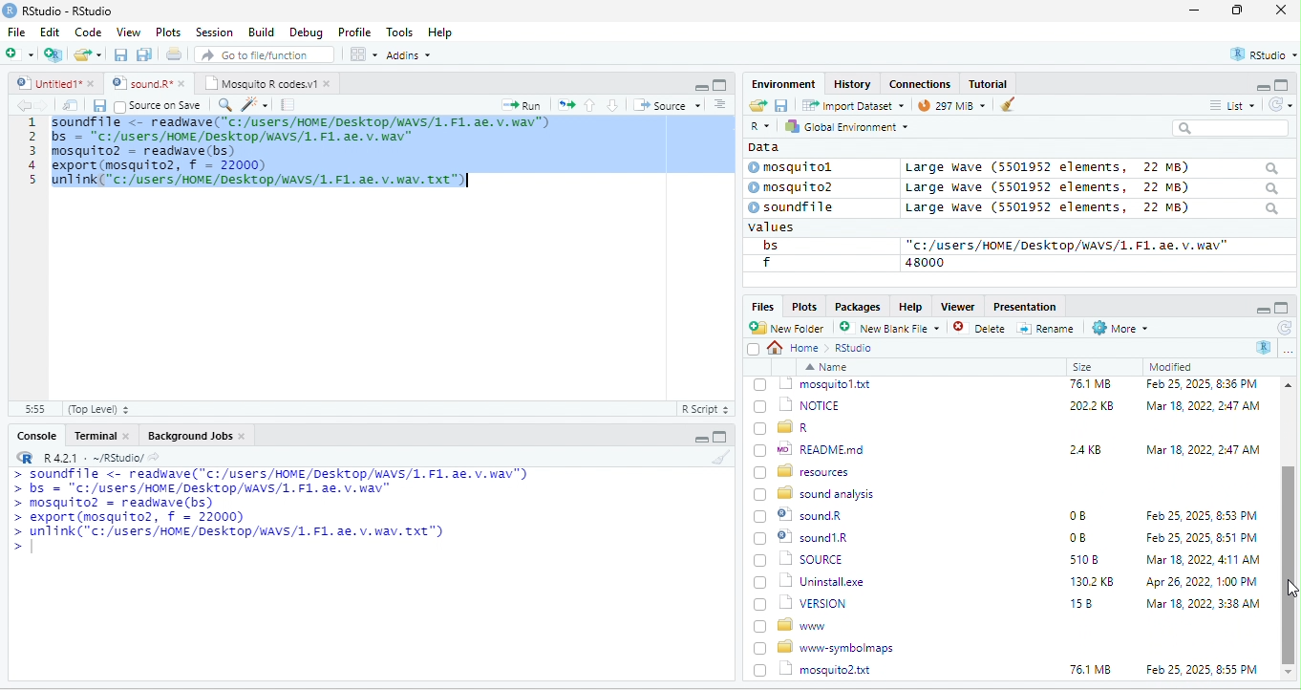 This screenshot has width=1301, height=690. I want to click on Size, so click(1083, 368).